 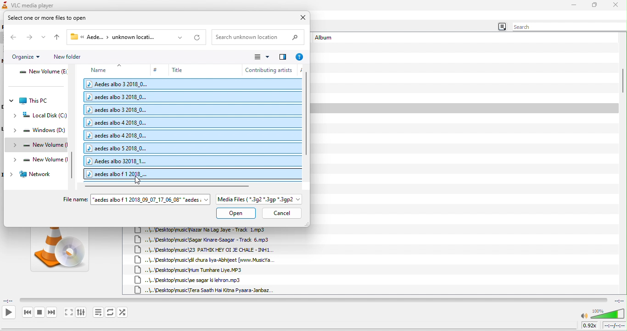 I want to click on next media, so click(x=52, y=313).